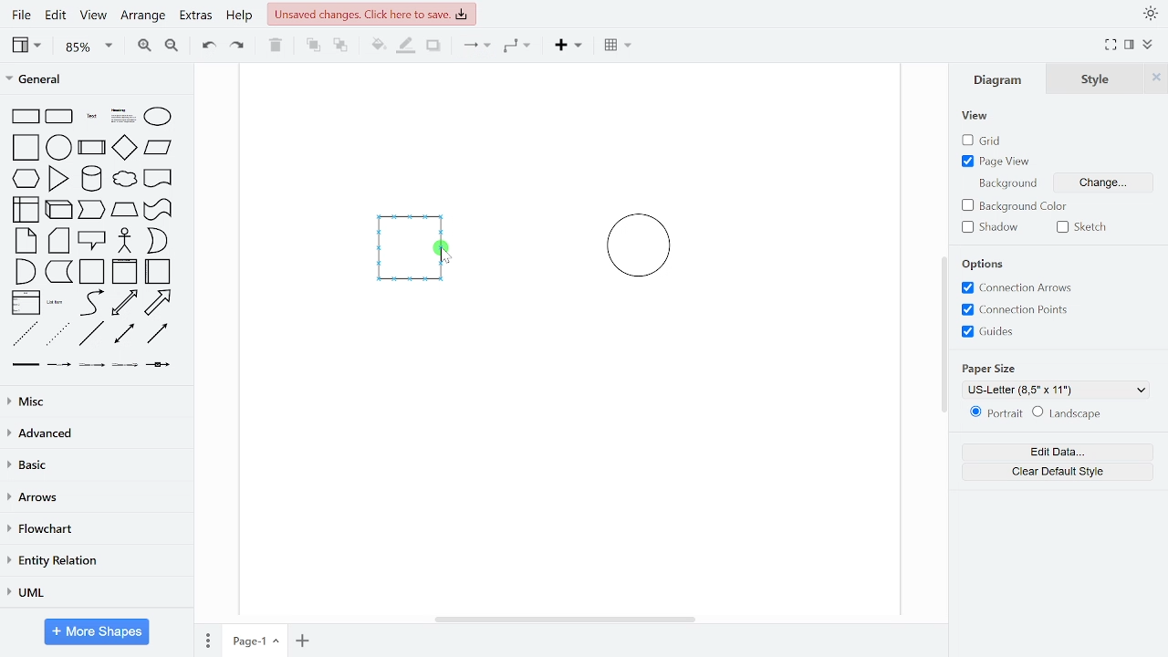  Describe the element at coordinates (1017, 207) in the screenshot. I see `background color` at that location.